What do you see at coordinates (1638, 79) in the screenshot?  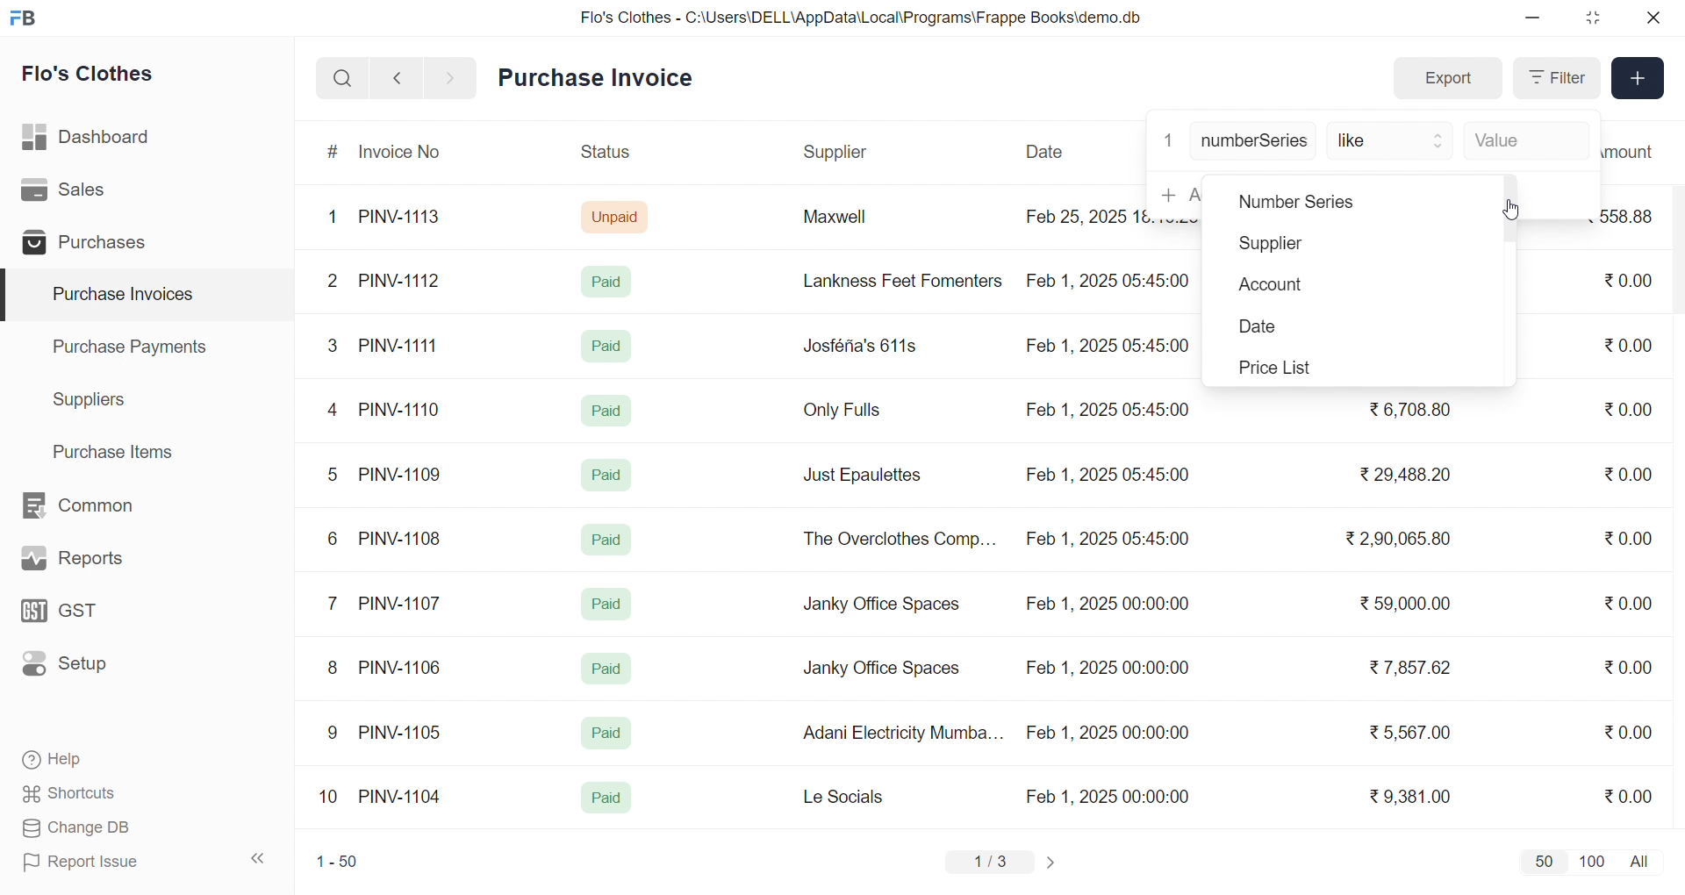 I see `Add` at bounding box center [1638, 79].